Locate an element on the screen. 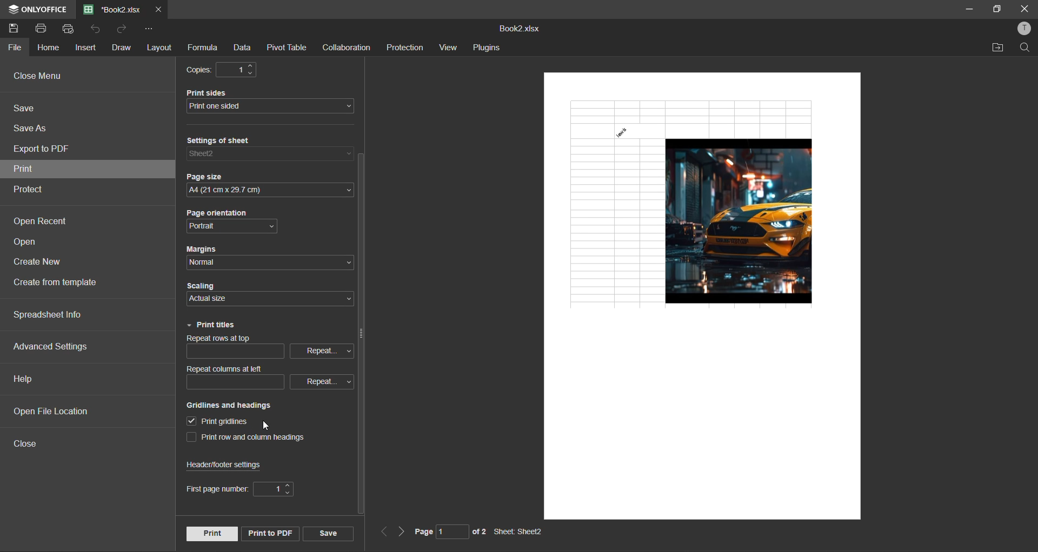  gridlines added is located at coordinates (700, 208).